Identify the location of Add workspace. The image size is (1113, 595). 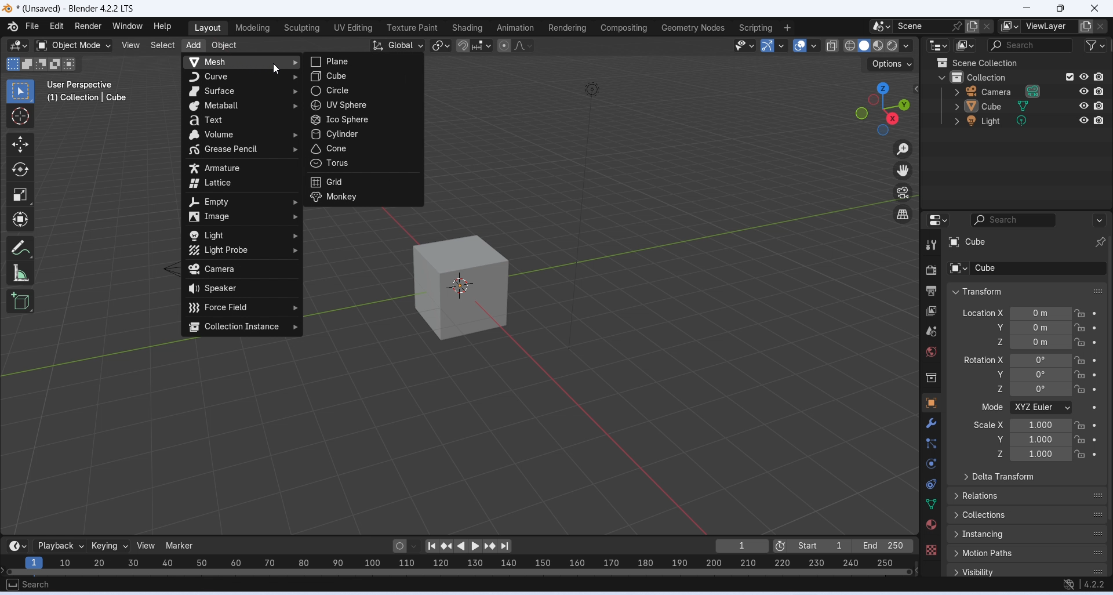
(788, 28).